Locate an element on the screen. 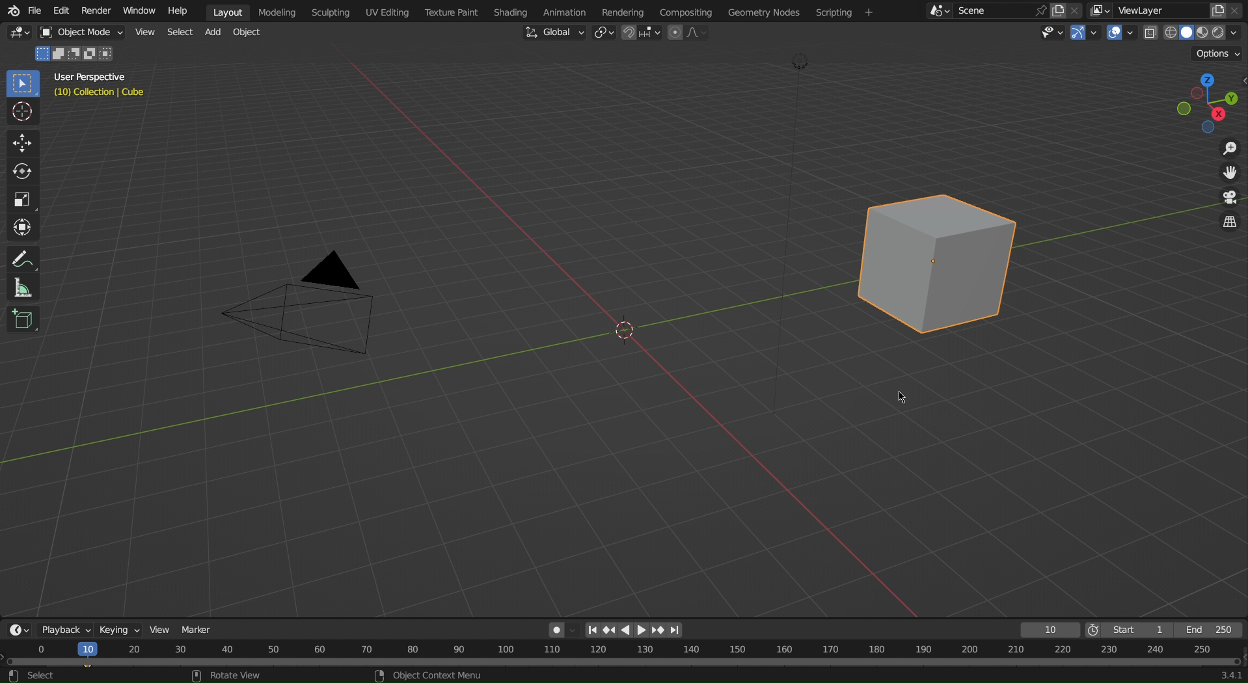 This screenshot has height=683, width=1248. Types of objects is located at coordinates (1048, 32).